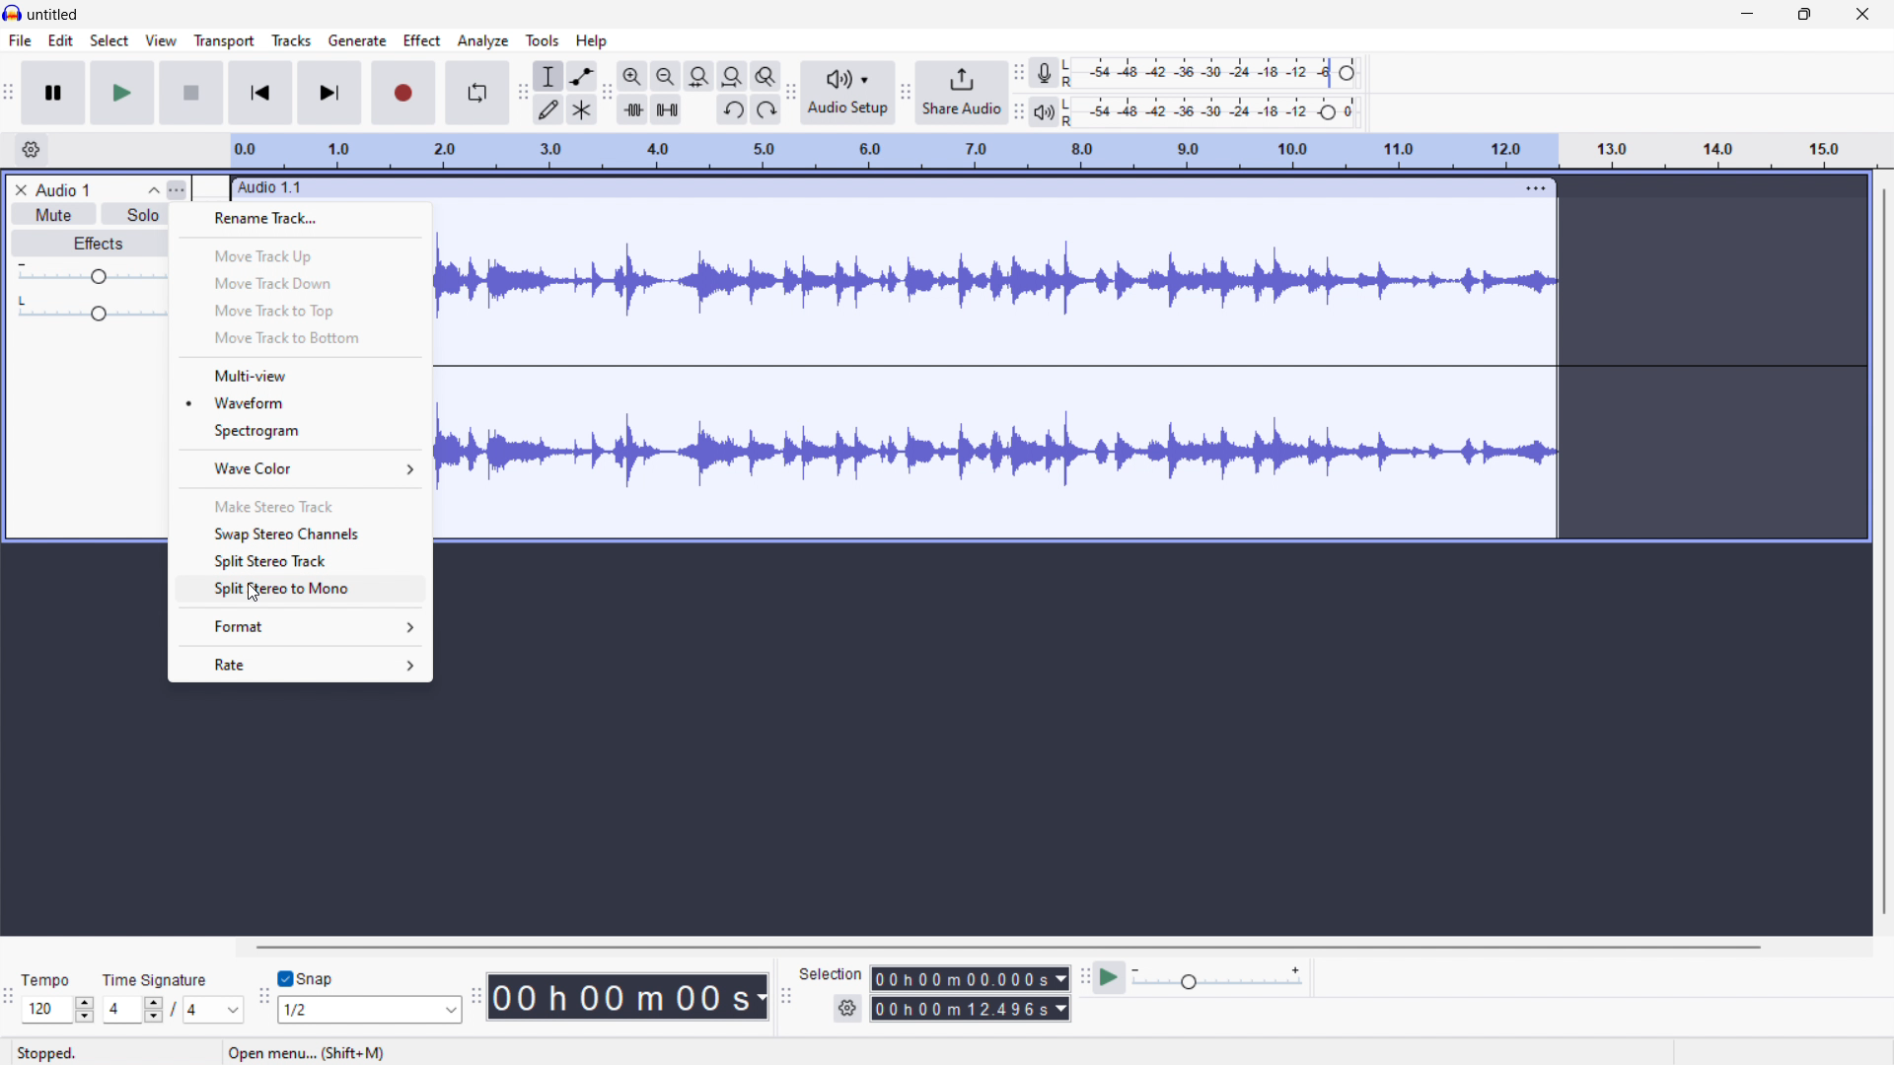  Describe the element at coordinates (591, 41) in the screenshot. I see `help` at that location.